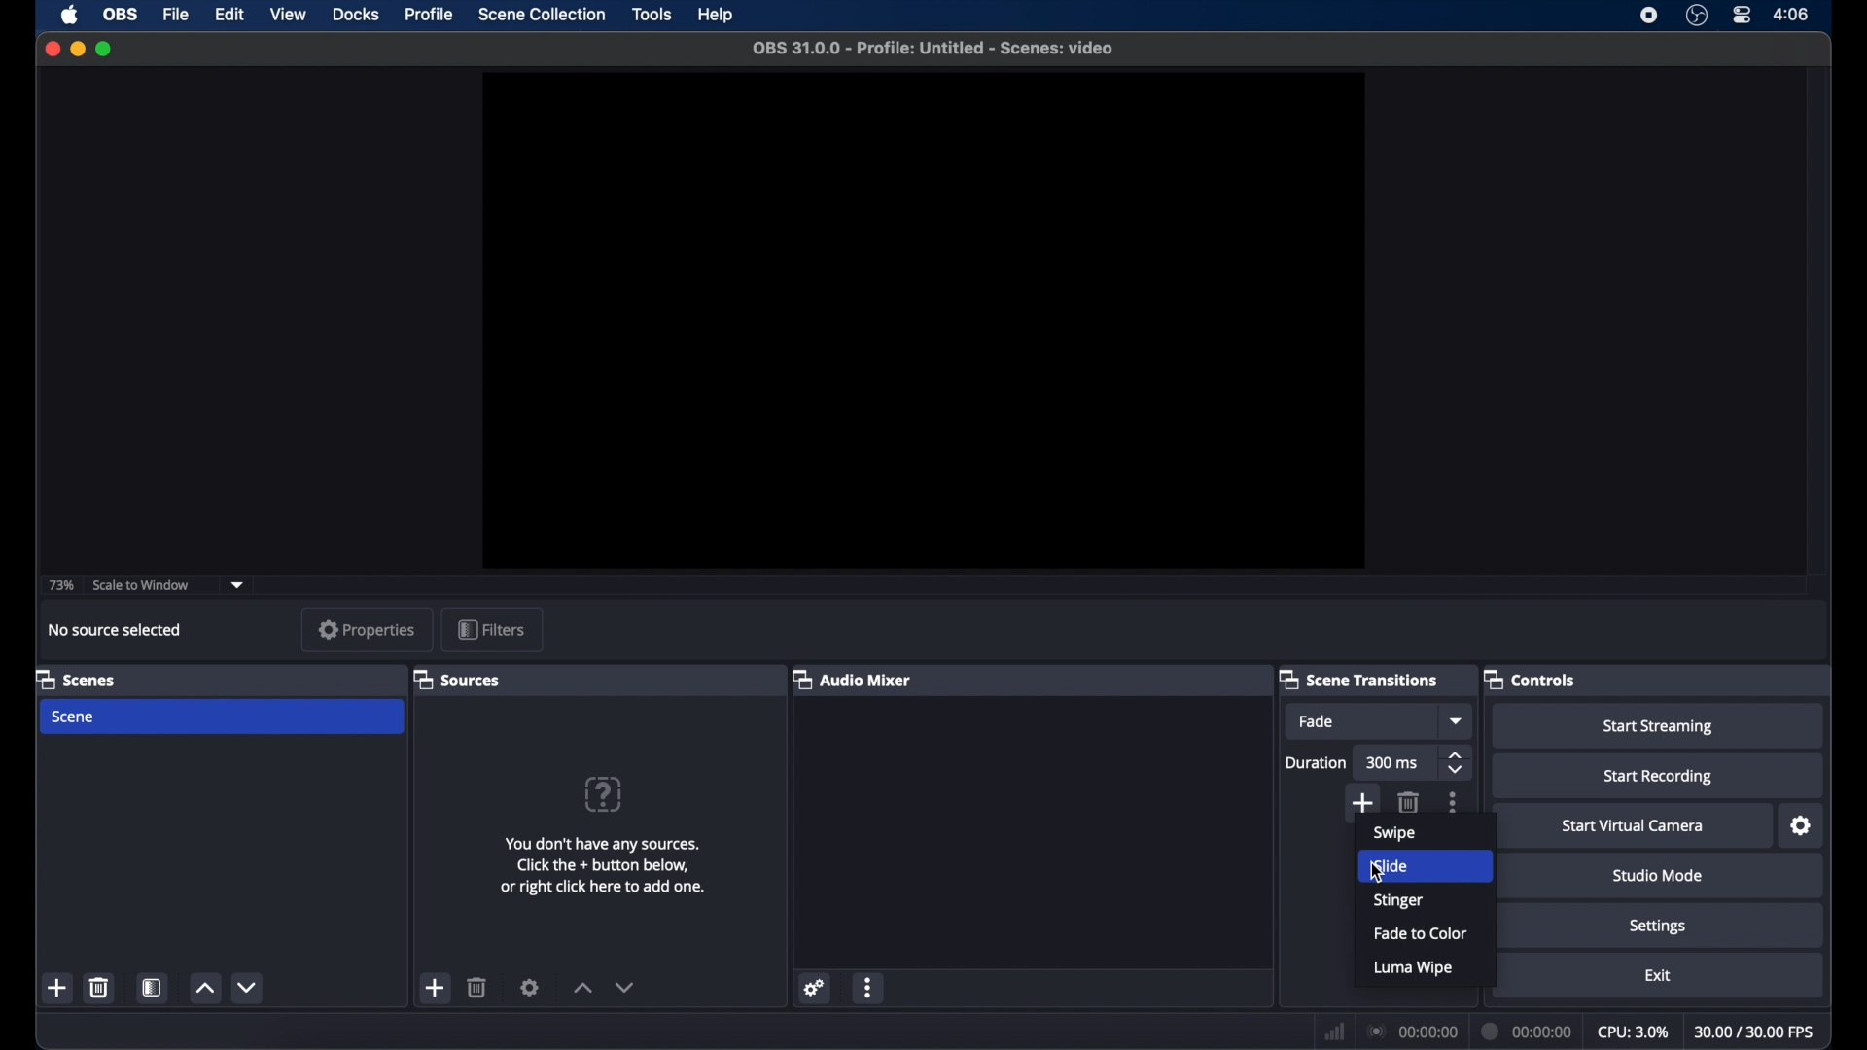 The height and width of the screenshot is (1050, 1867). What do you see at coordinates (1410, 801) in the screenshot?
I see `delete` at bounding box center [1410, 801].